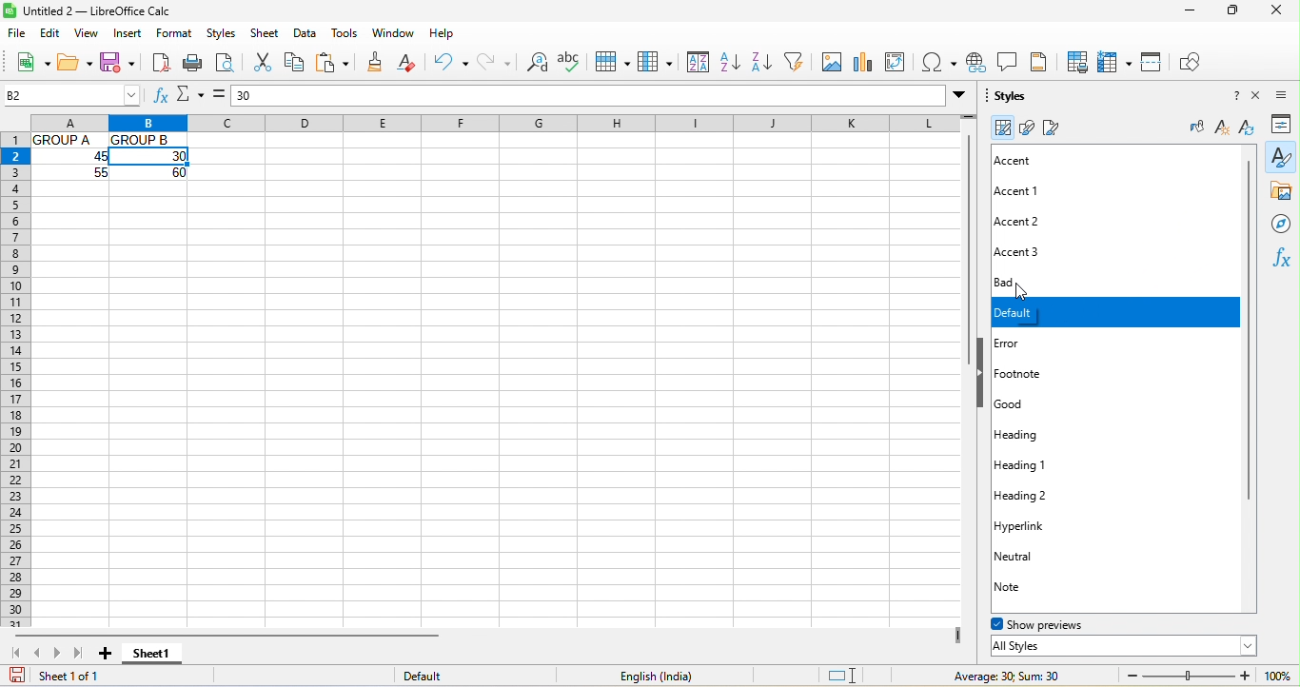 Image resolution: width=1300 pixels, height=687 pixels. What do you see at coordinates (1285, 124) in the screenshot?
I see `properties` at bounding box center [1285, 124].